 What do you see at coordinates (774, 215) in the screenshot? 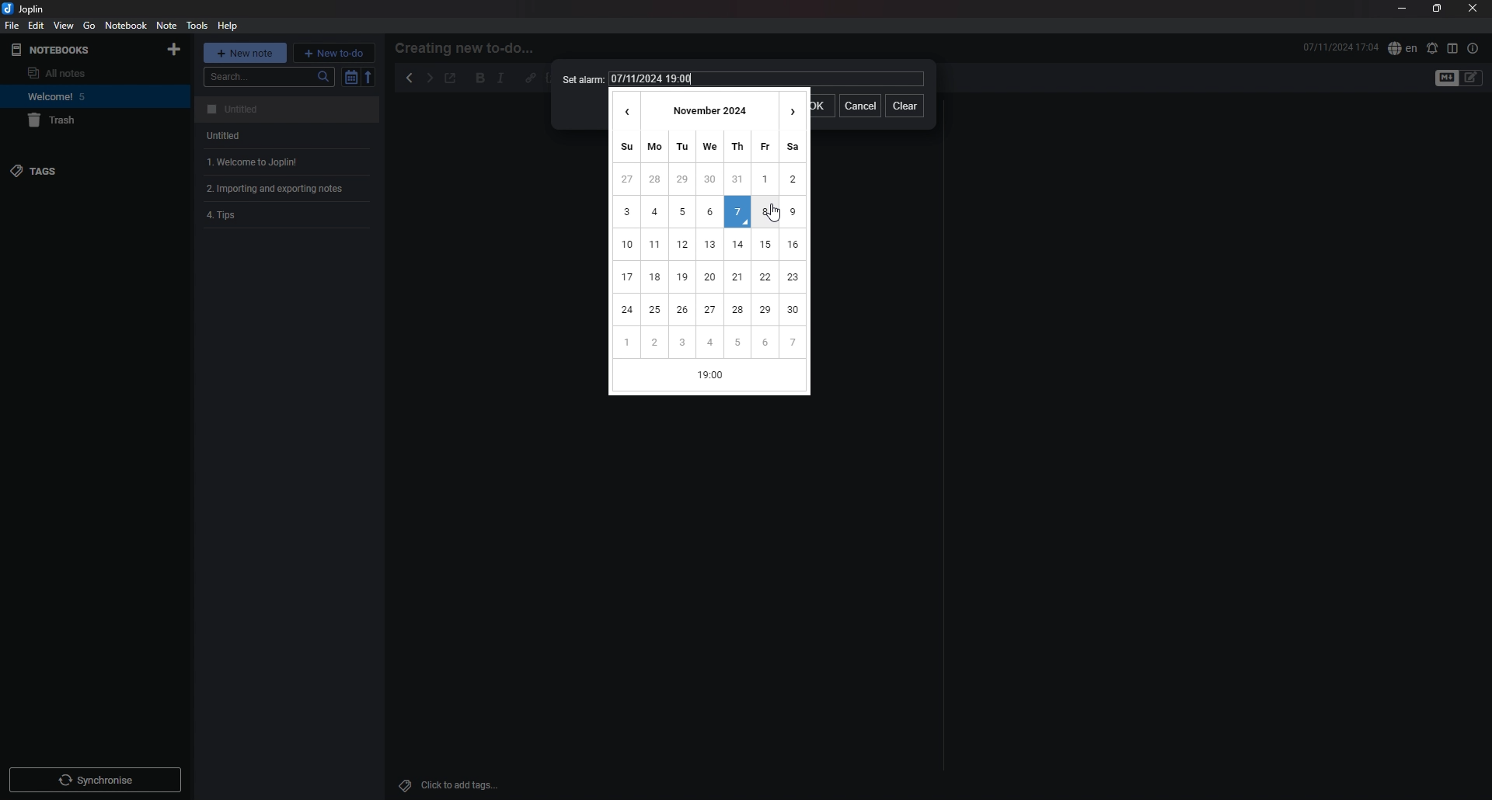
I see `Cursor` at bounding box center [774, 215].